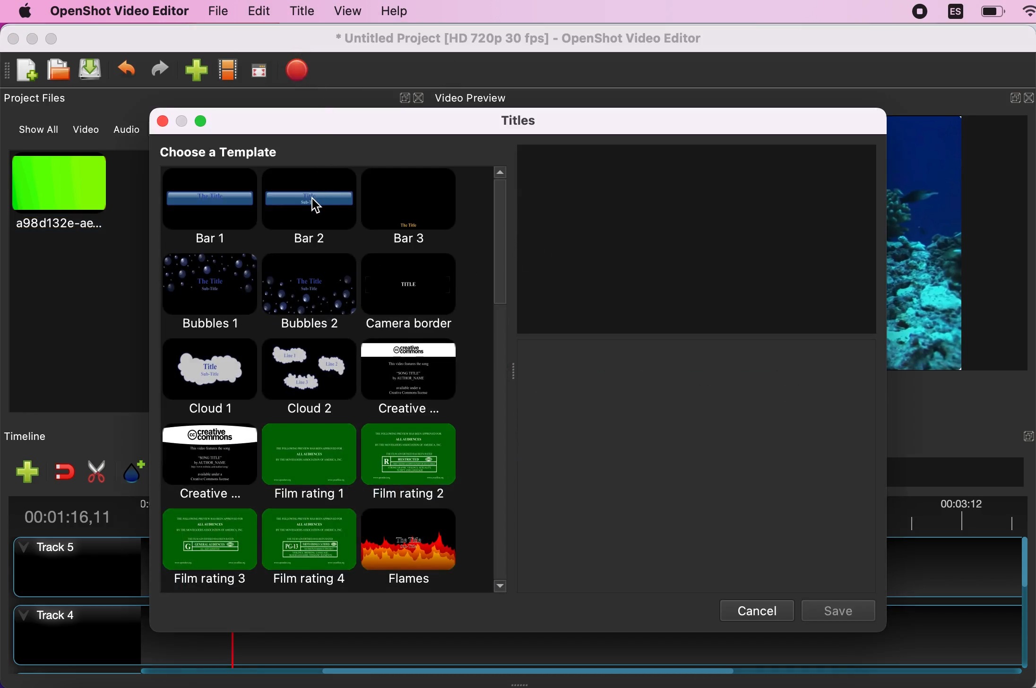  I want to click on bubbles 1, so click(207, 292).